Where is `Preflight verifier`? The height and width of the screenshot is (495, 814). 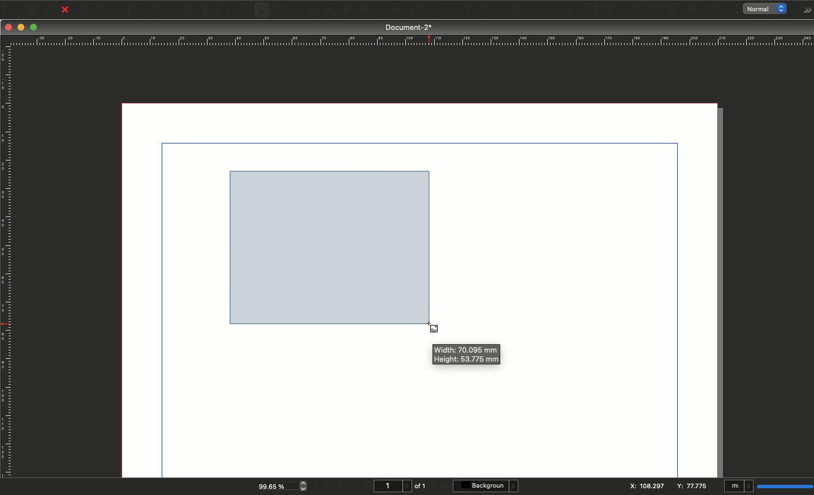 Preflight verifier is located at coordinates (100, 12).